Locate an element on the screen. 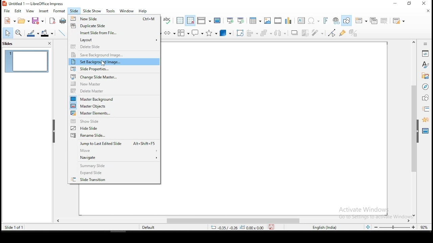 This screenshot has height=243, width=433. zoom level is located at coordinates (423, 227).